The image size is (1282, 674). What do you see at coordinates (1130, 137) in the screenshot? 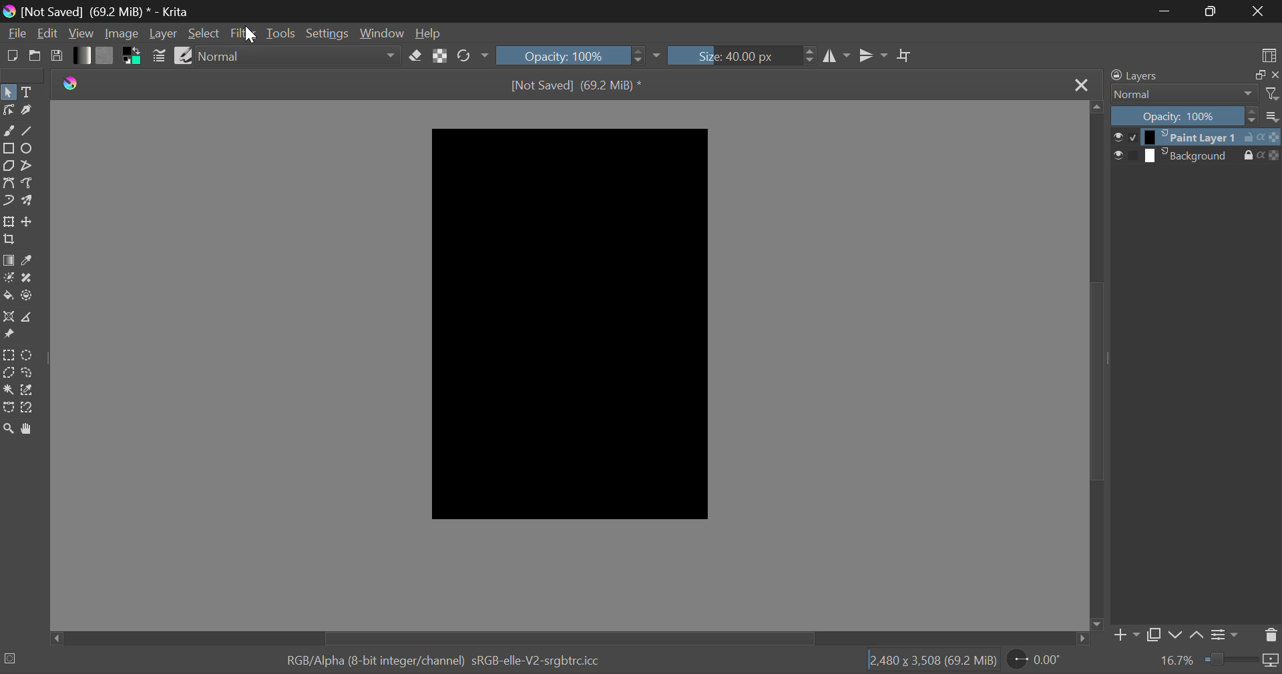
I see `checkbox` at bounding box center [1130, 137].